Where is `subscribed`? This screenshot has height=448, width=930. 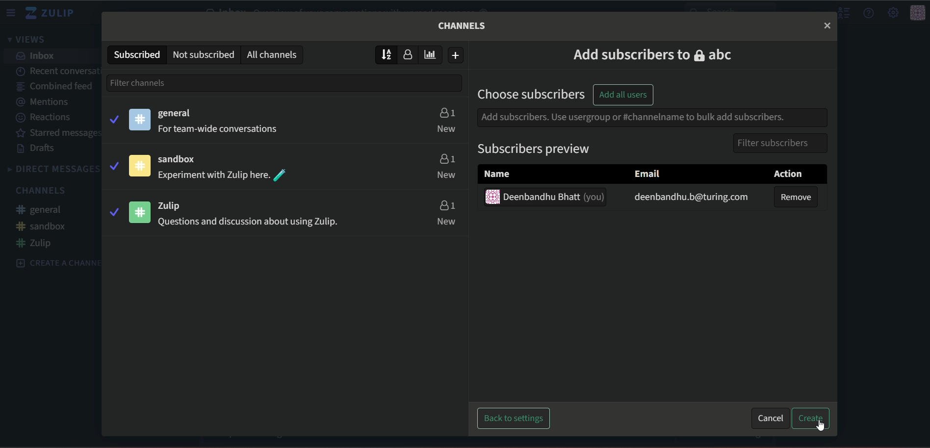 subscribed is located at coordinates (136, 54).